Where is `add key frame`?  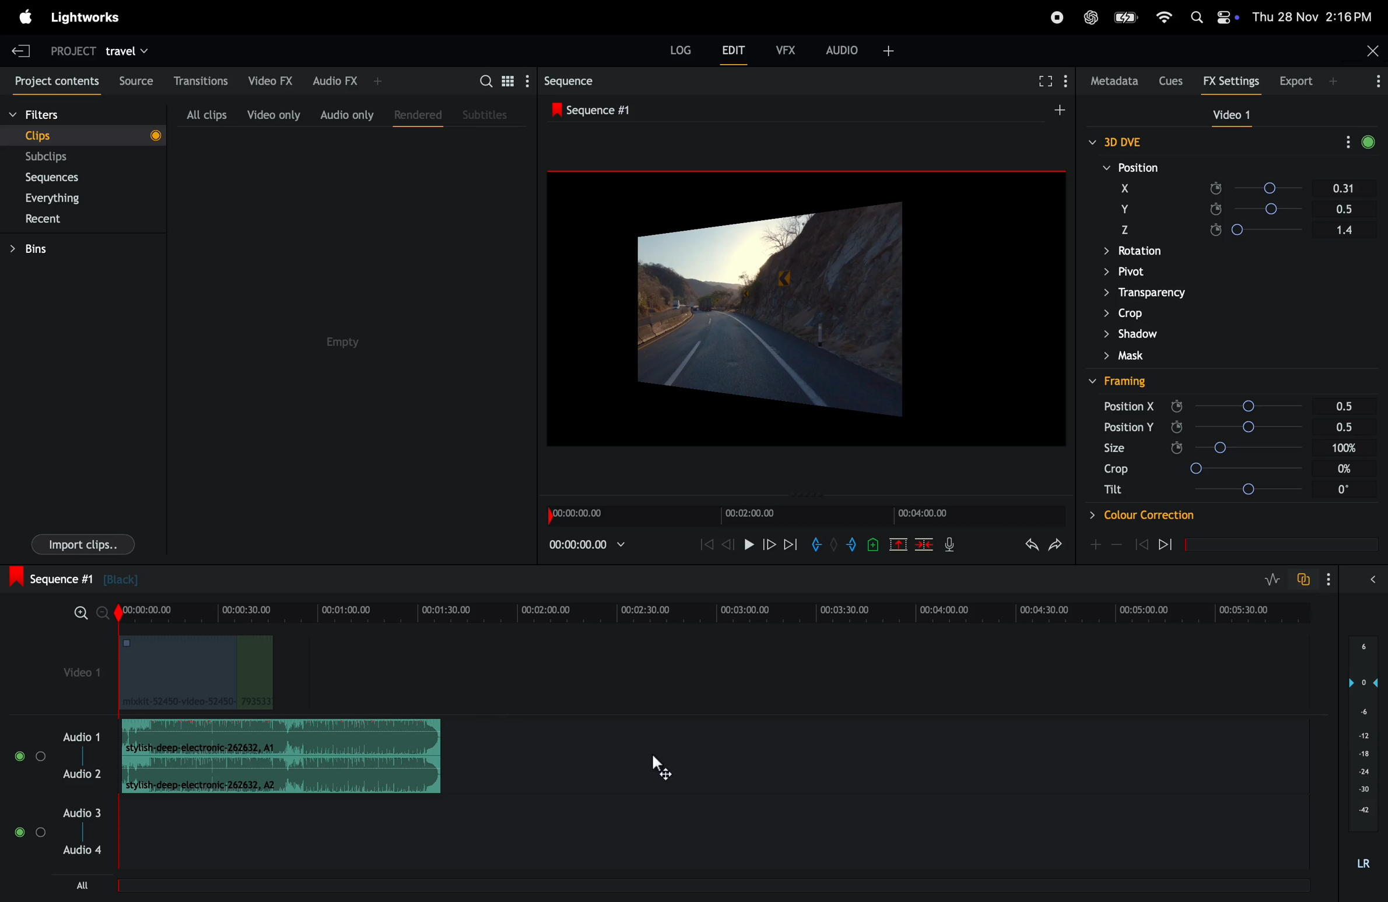 add key frame is located at coordinates (1095, 544).